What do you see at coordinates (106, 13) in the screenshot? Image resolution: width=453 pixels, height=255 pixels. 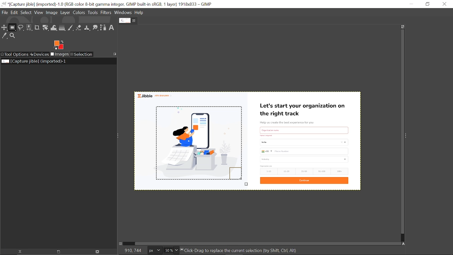 I see `Filters` at bounding box center [106, 13].